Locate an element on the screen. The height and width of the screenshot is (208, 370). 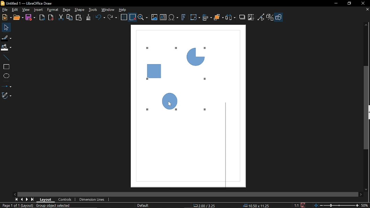
Move right is located at coordinates (361, 194).